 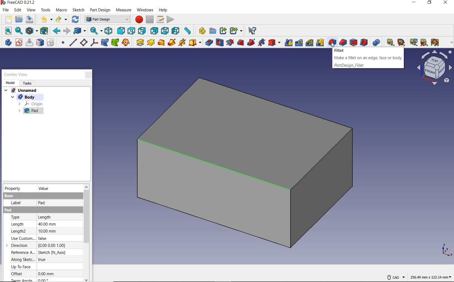 What do you see at coordinates (48, 224) in the screenshot?
I see `40.00 mm` at bounding box center [48, 224].